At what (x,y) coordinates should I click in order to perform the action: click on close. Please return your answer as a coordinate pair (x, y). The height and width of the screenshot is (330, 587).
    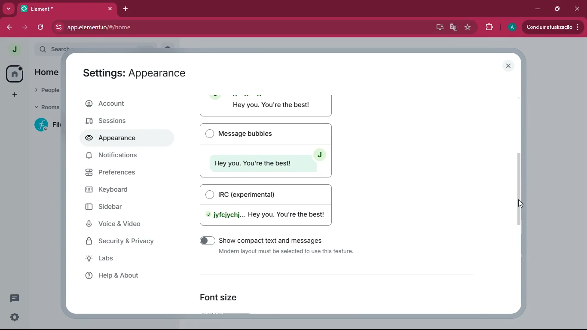
    Looking at the image, I should click on (110, 9).